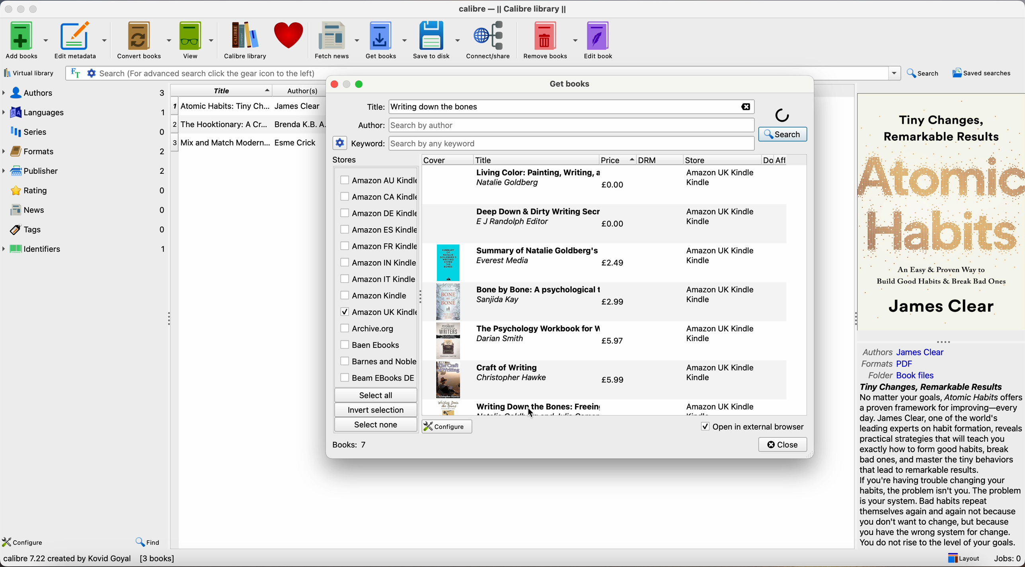 The image size is (1025, 567). Describe the element at coordinates (613, 302) in the screenshot. I see `€2.99` at that location.